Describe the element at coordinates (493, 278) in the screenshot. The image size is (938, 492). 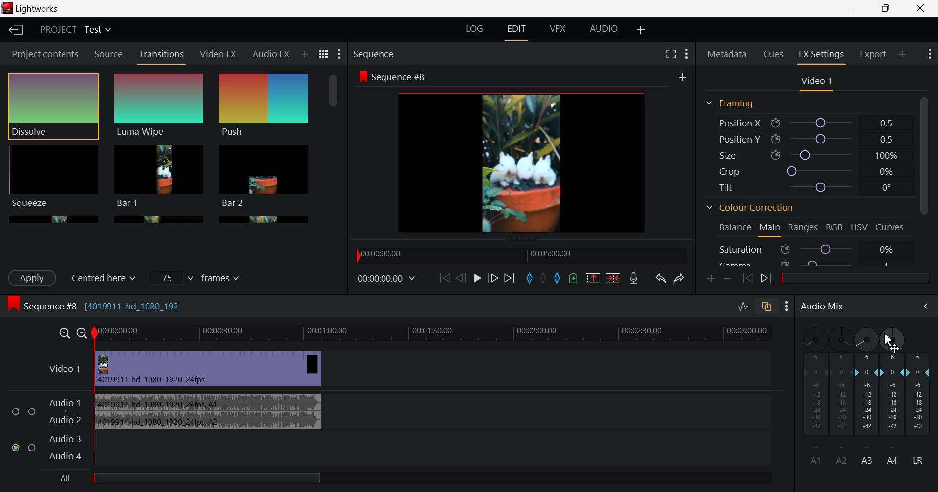
I see `Go Forward` at that location.